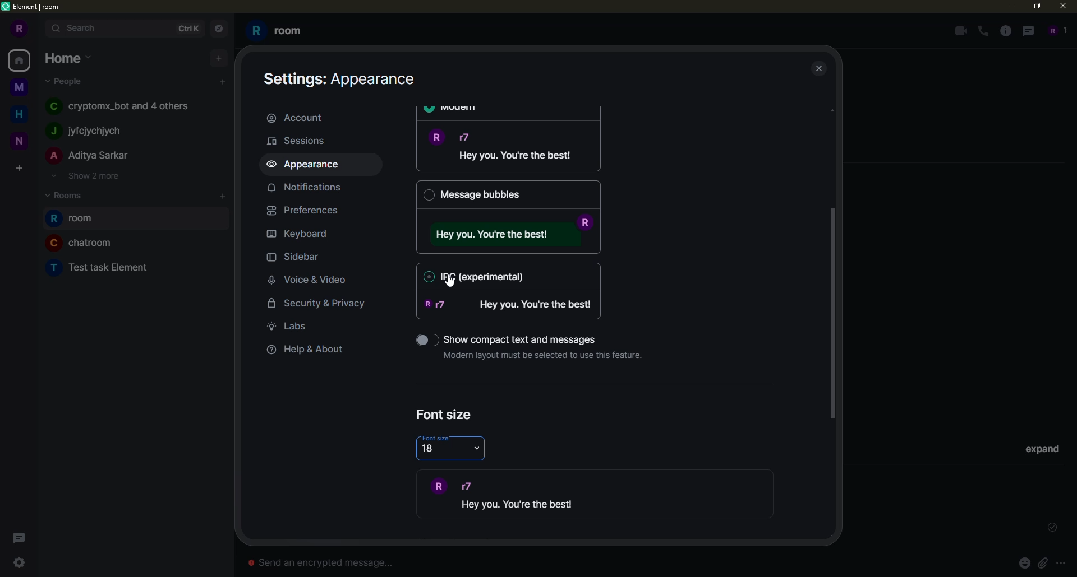  Describe the element at coordinates (478, 449) in the screenshot. I see `drop down` at that location.